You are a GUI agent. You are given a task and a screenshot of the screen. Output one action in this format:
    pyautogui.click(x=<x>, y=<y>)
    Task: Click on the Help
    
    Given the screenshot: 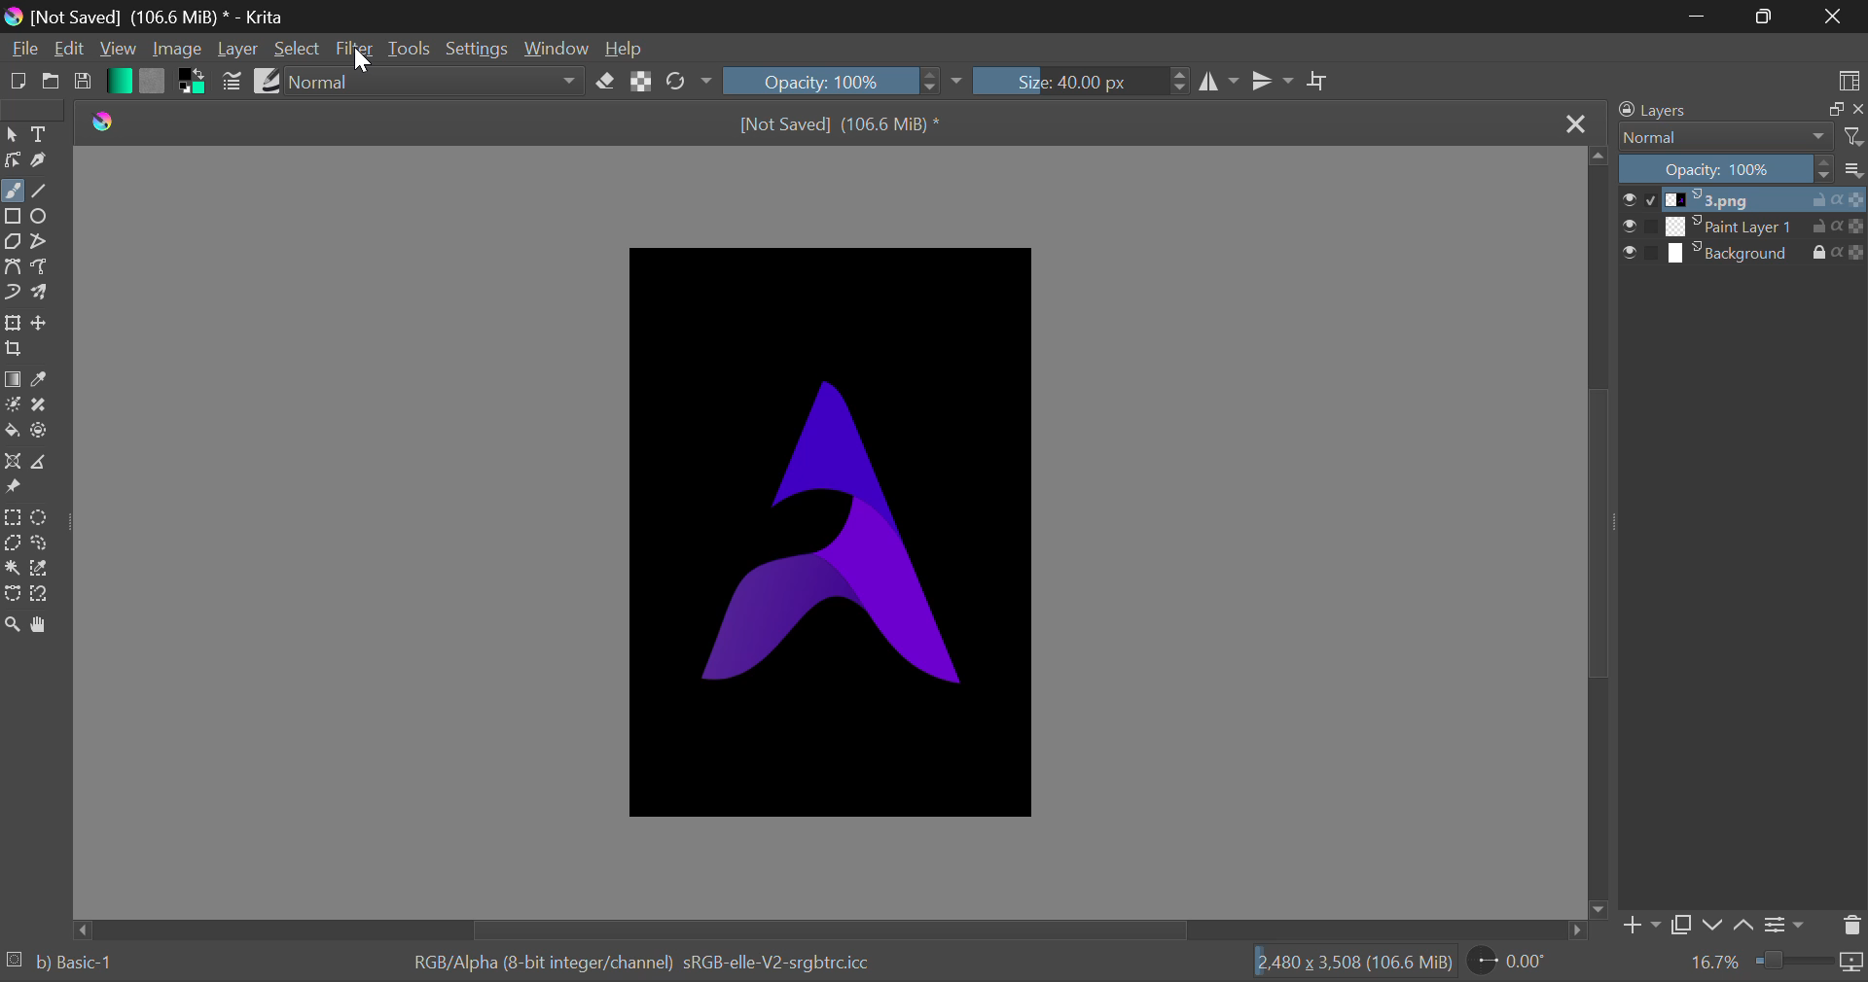 What is the action you would take?
    pyautogui.click(x=624, y=48)
    